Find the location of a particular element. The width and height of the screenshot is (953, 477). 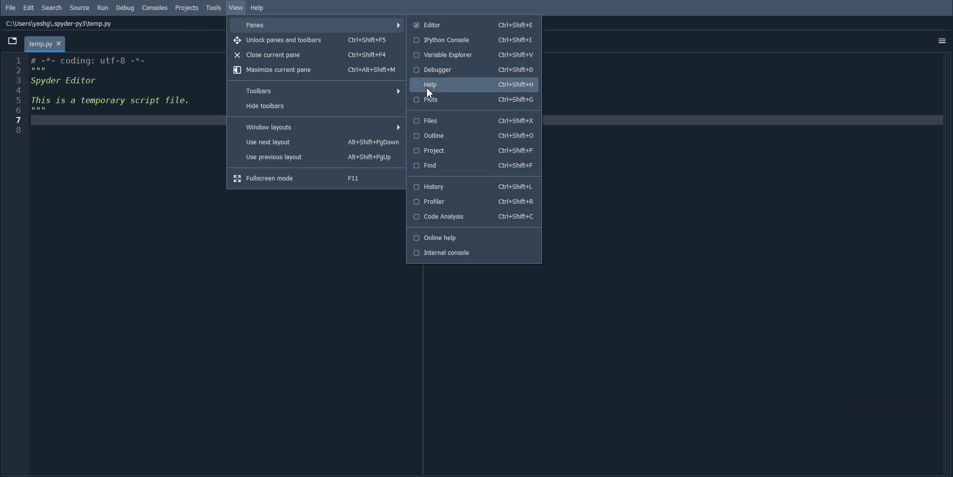

Ipython Console is located at coordinates (474, 40).